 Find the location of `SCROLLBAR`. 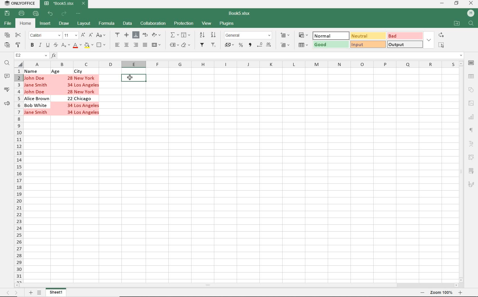

SCROLLBAR is located at coordinates (236, 285).